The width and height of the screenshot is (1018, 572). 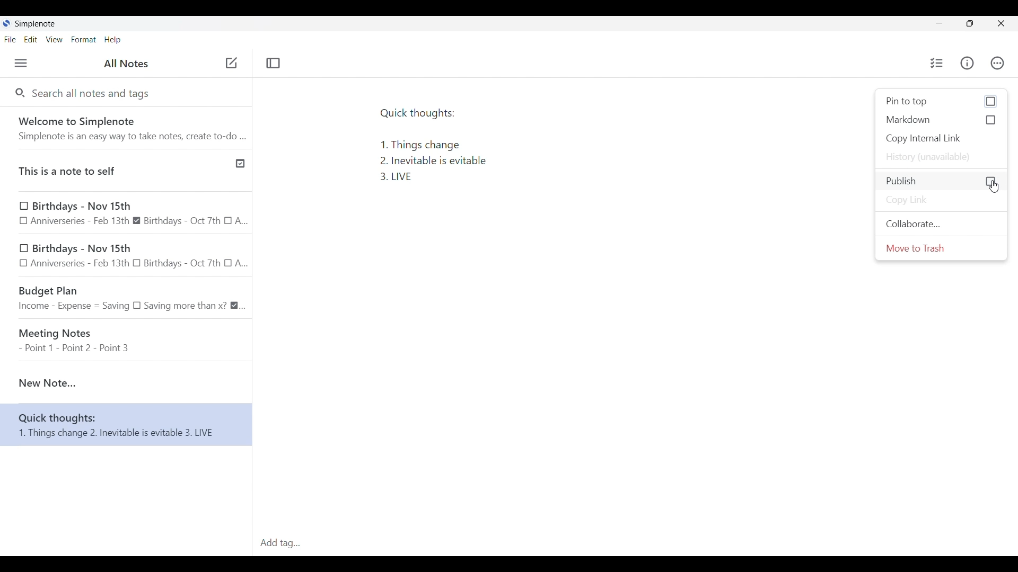 What do you see at coordinates (126, 63) in the screenshot?
I see `Title of left panel` at bounding box center [126, 63].